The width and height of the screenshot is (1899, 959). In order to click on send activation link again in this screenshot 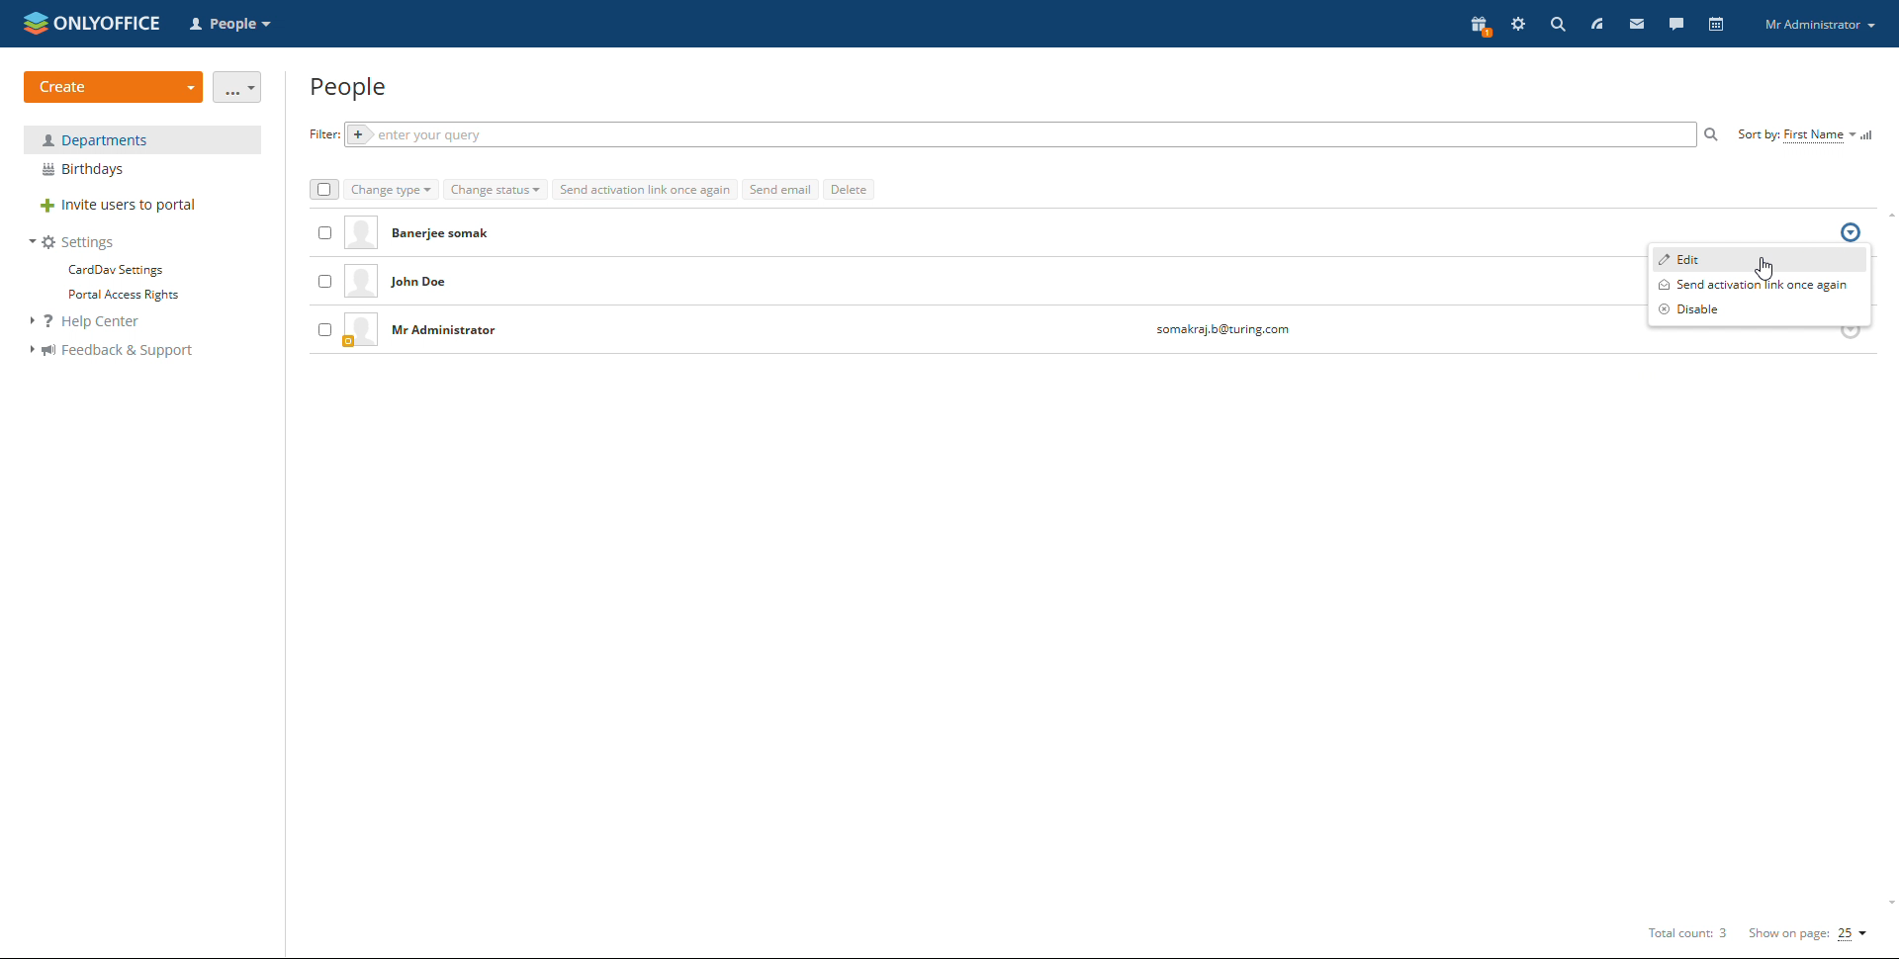, I will do `click(1760, 285)`.